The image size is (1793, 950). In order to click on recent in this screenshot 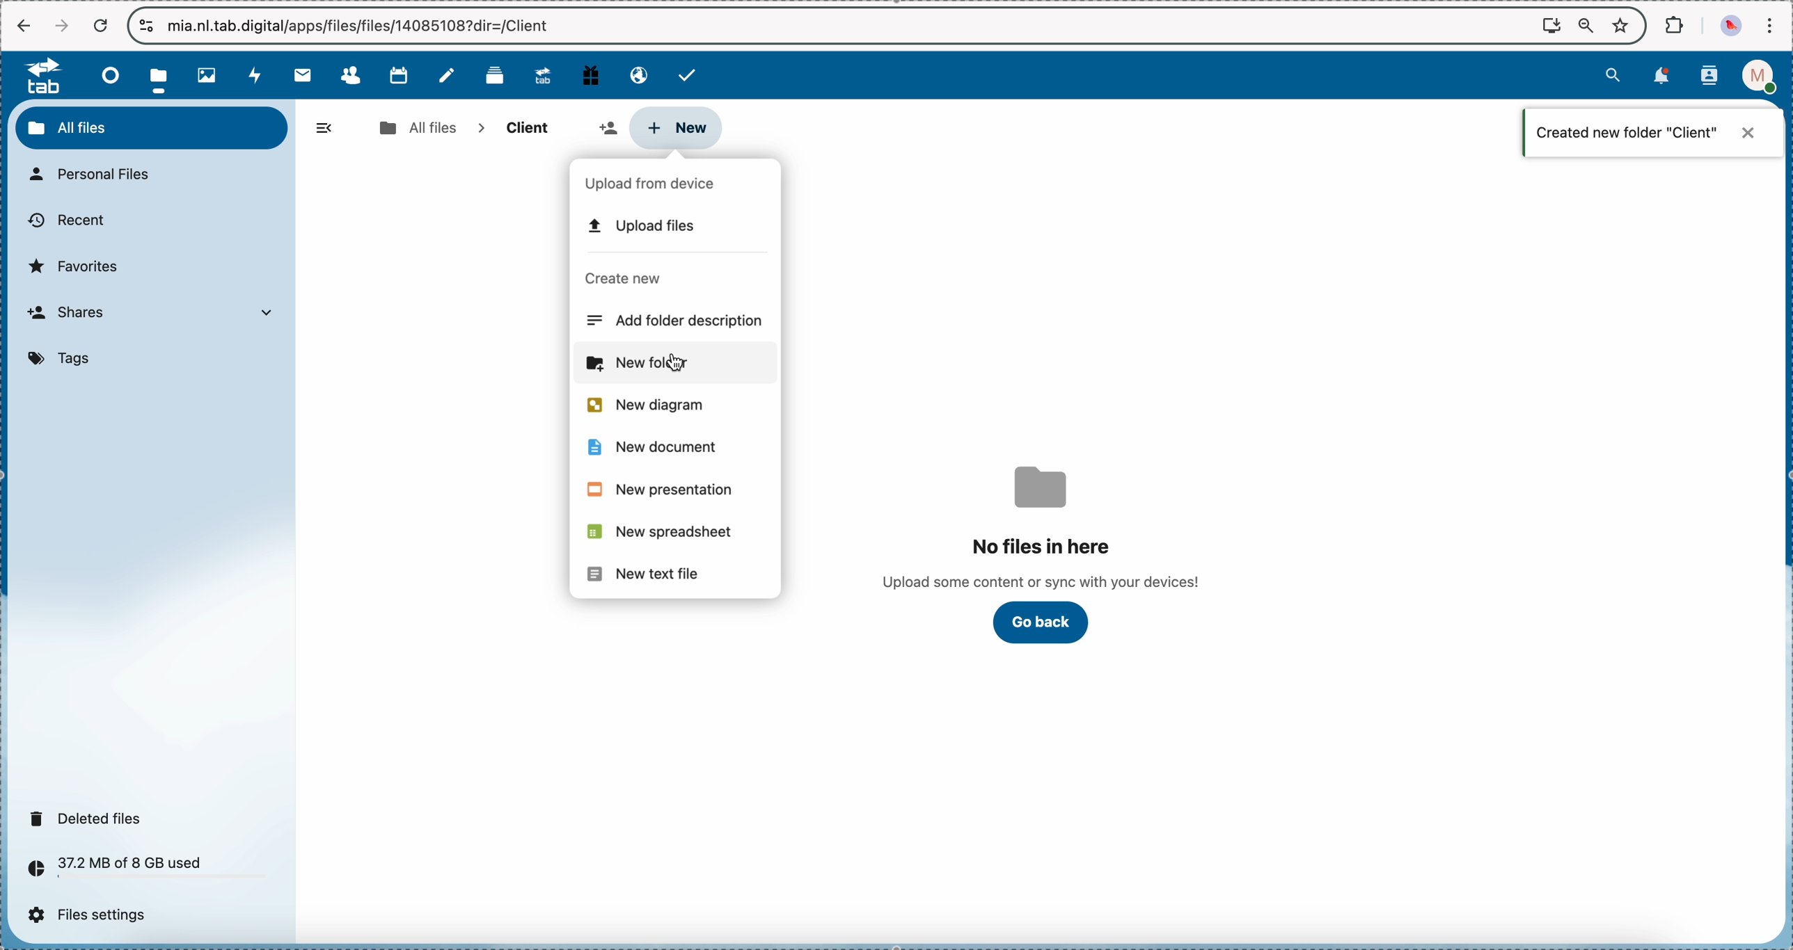, I will do `click(65, 221)`.